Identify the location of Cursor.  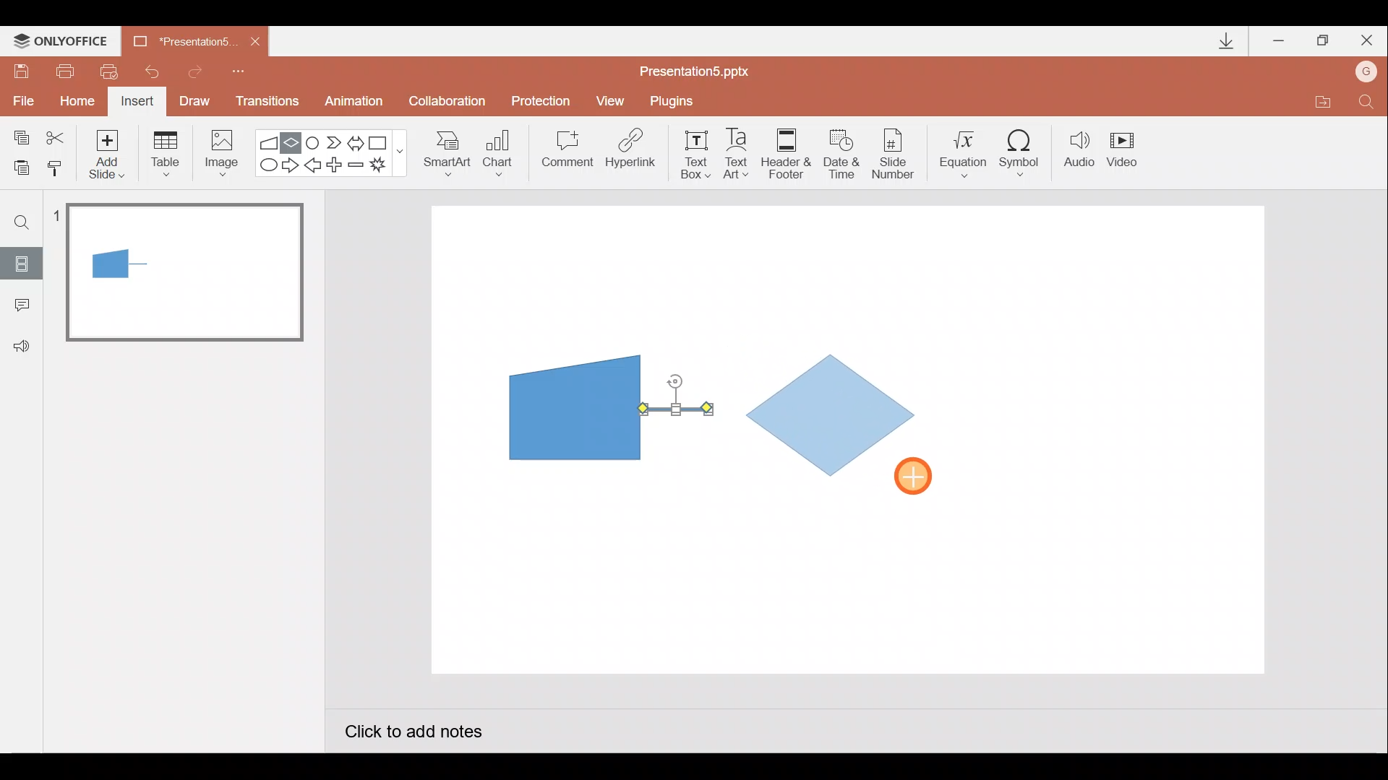
(921, 477).